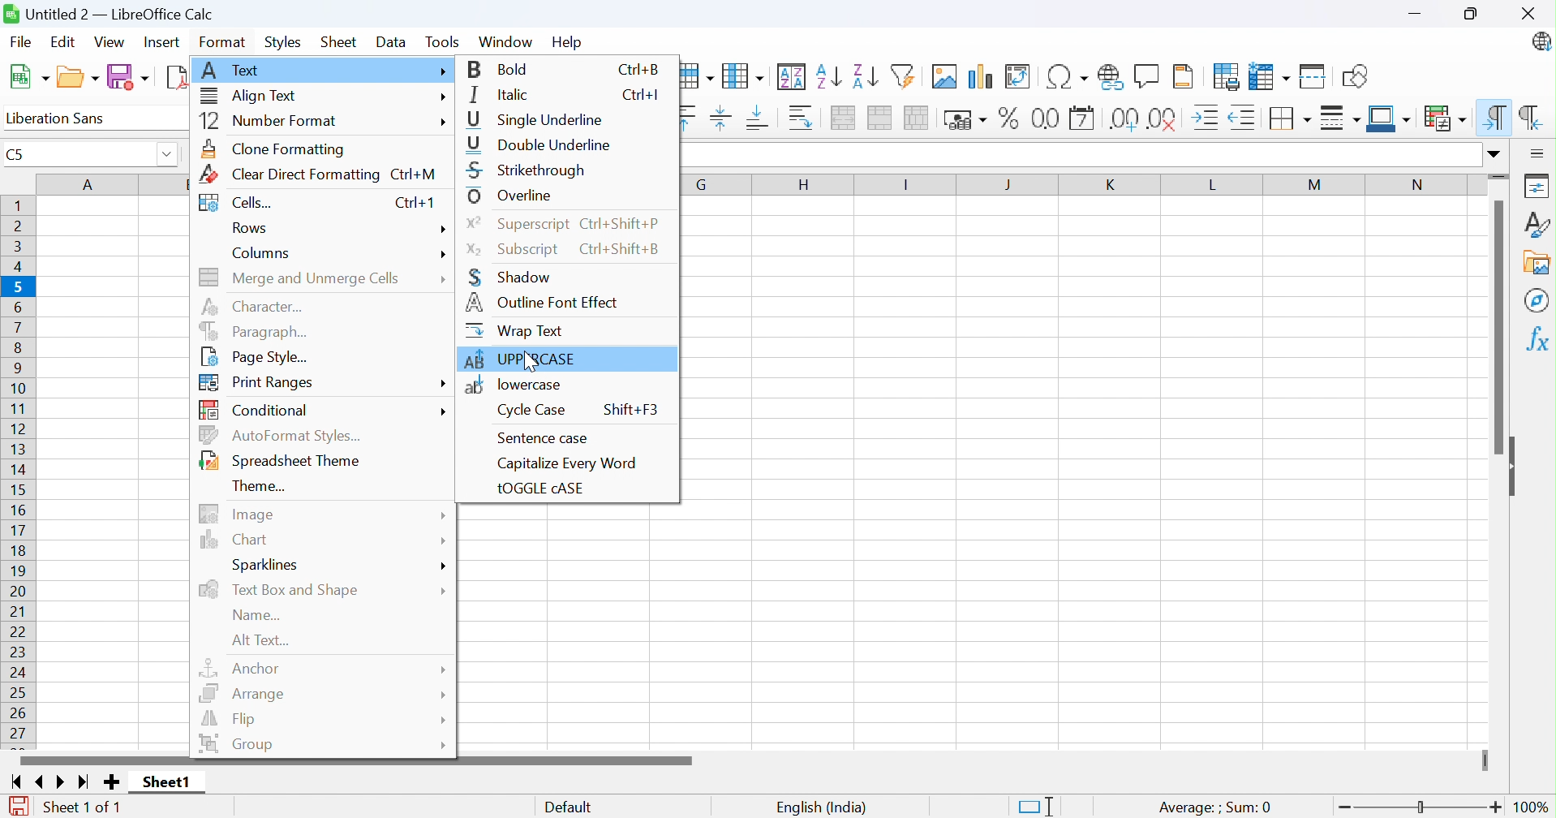 Image resolution: width=1556 pixels, height=818 pixels. Describe the element at coordinates (544, 489) in the screenshot. I see `tOGGLE cASE` at that location.